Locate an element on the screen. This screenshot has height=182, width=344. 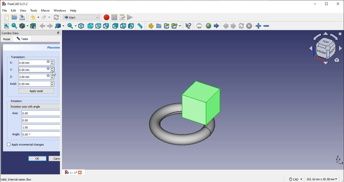
1 is located at coordinates (75, 173).